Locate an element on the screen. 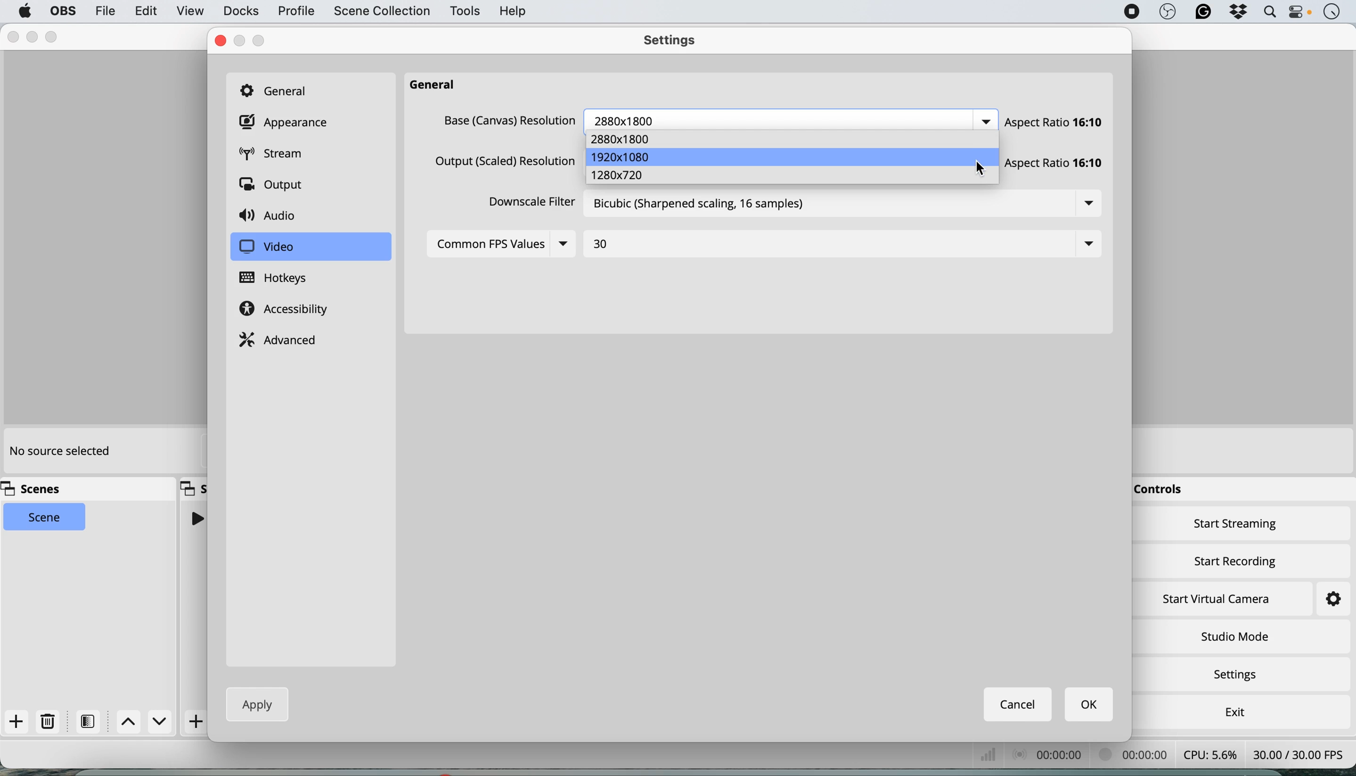 This screenshot has height=776, width=1356. audio is located at coordinates (272, 216).